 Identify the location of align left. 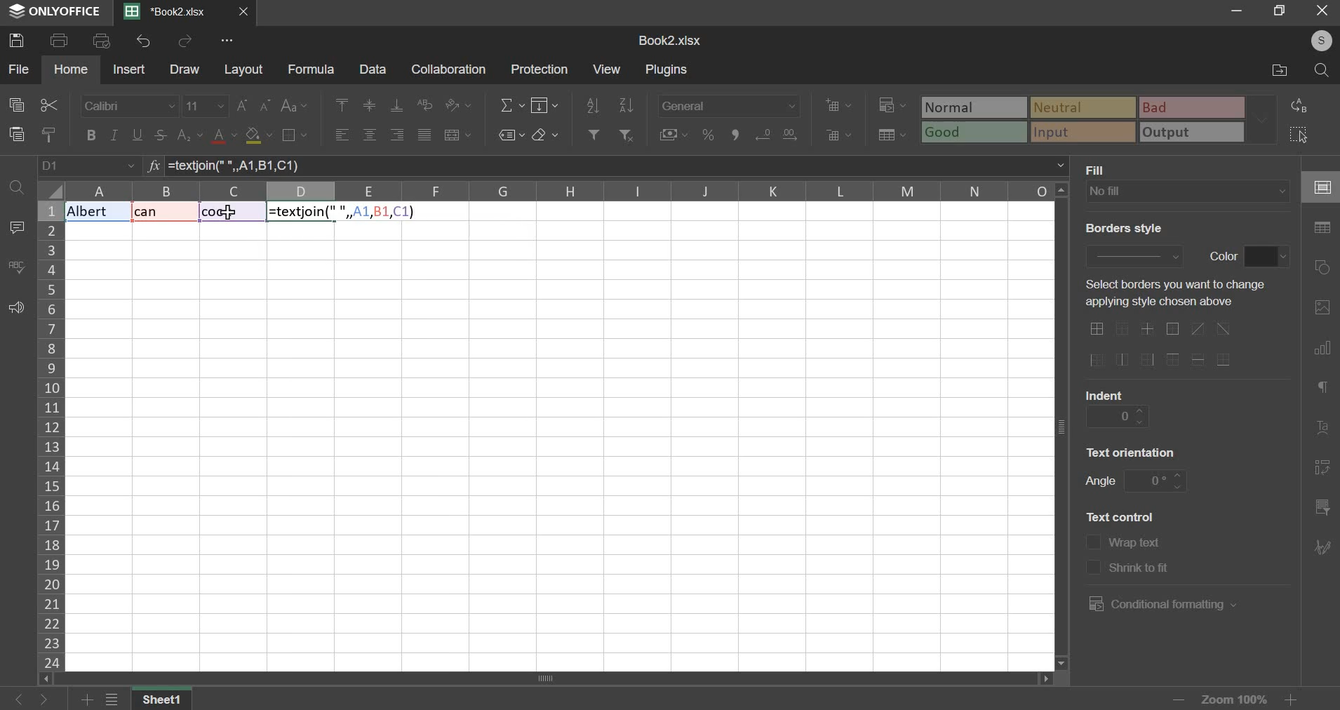
(342, 136).